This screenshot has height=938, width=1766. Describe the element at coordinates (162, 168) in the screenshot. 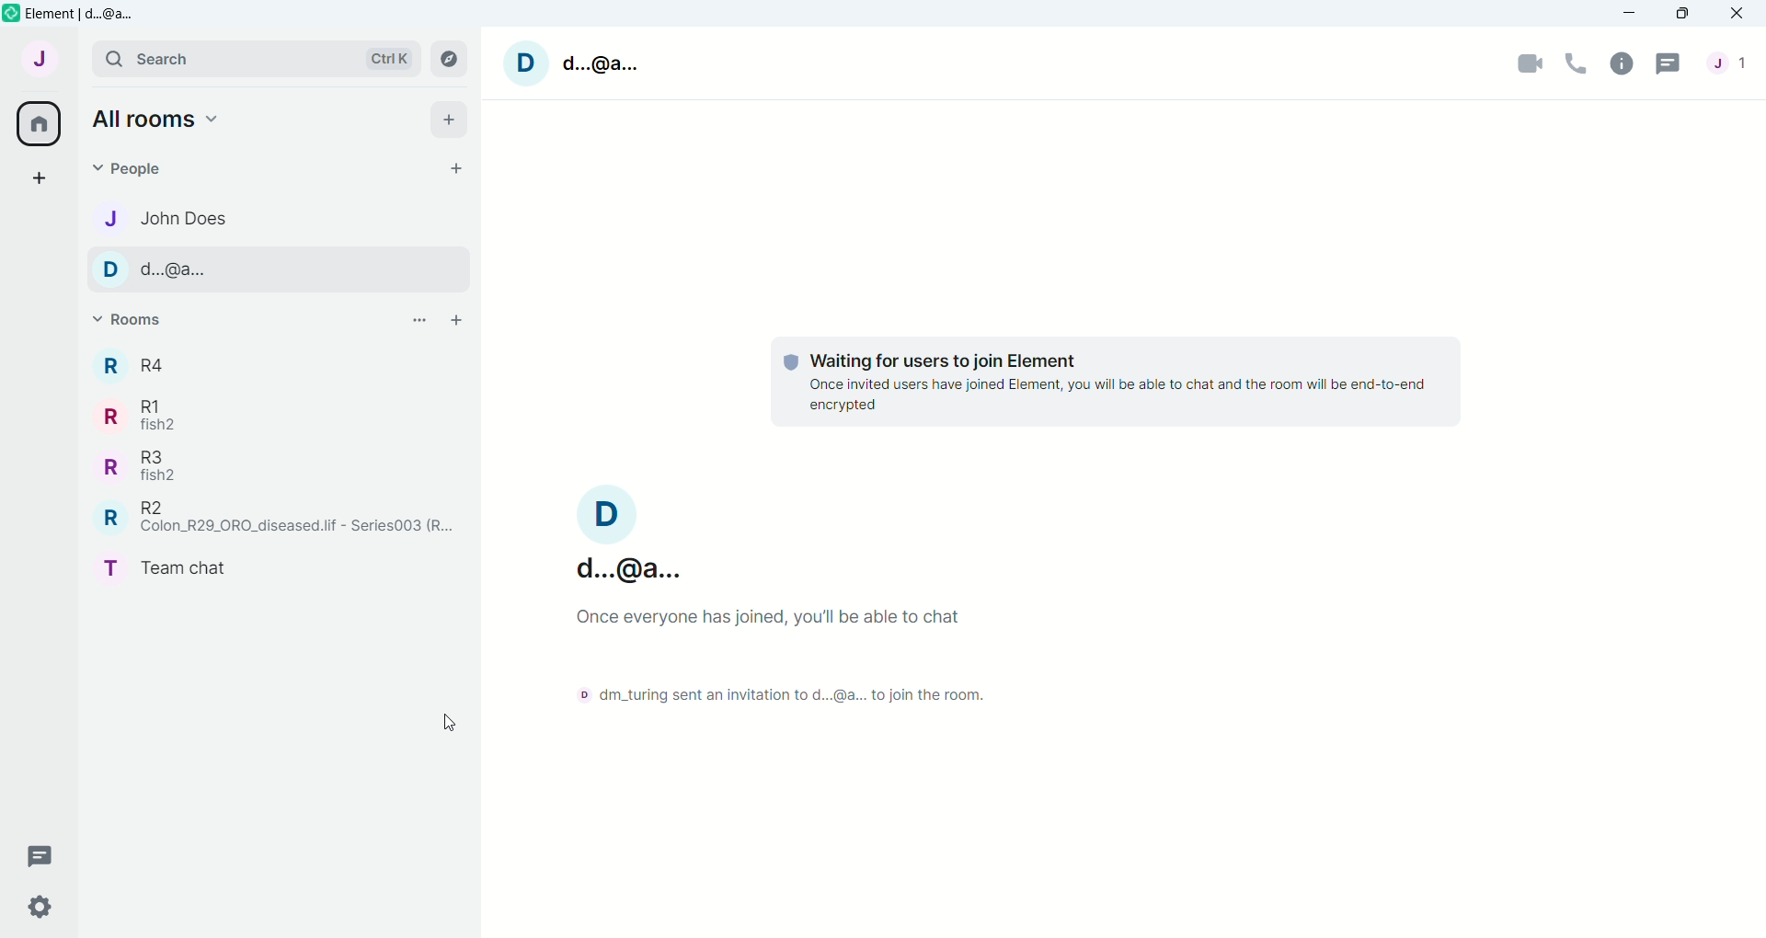

I see `People` at that location.